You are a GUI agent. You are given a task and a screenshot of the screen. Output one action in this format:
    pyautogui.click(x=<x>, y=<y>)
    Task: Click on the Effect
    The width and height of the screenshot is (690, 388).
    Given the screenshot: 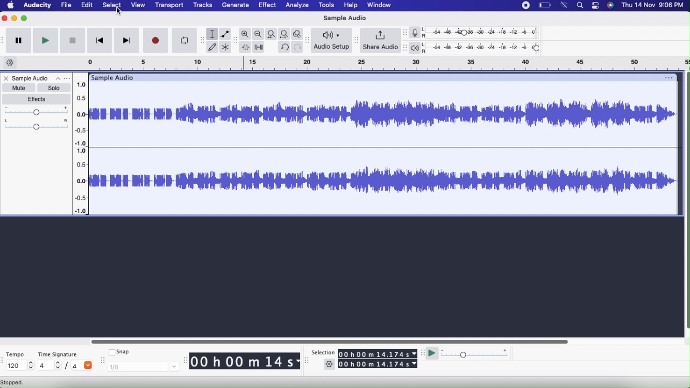 What is the action you would take?
    pyautogui.click(x=267, y=6)
    